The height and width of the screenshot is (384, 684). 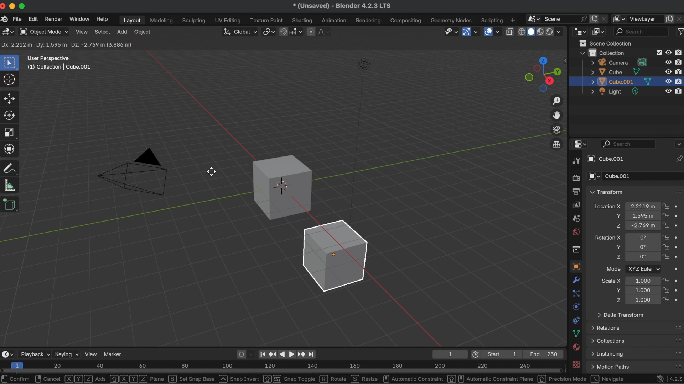 I want to click on select box, so click(x=11, y=62).